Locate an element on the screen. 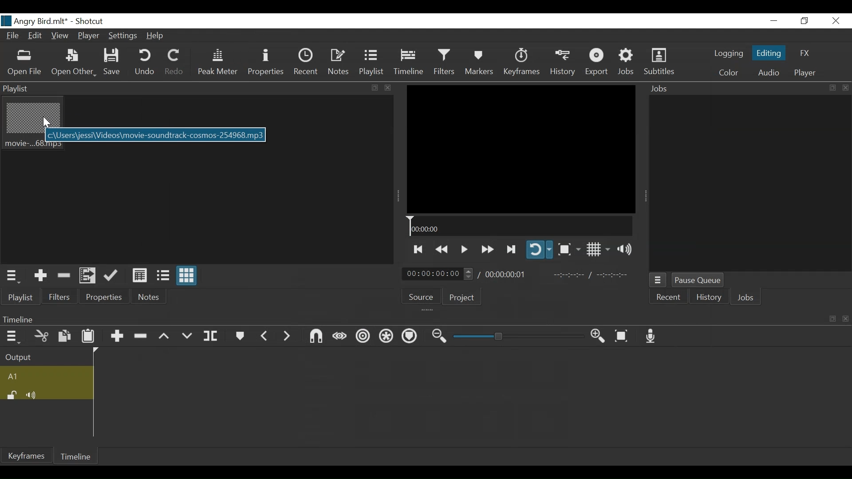 This screenshot has height=479, width=852. History is located at coordinates (562, 63).